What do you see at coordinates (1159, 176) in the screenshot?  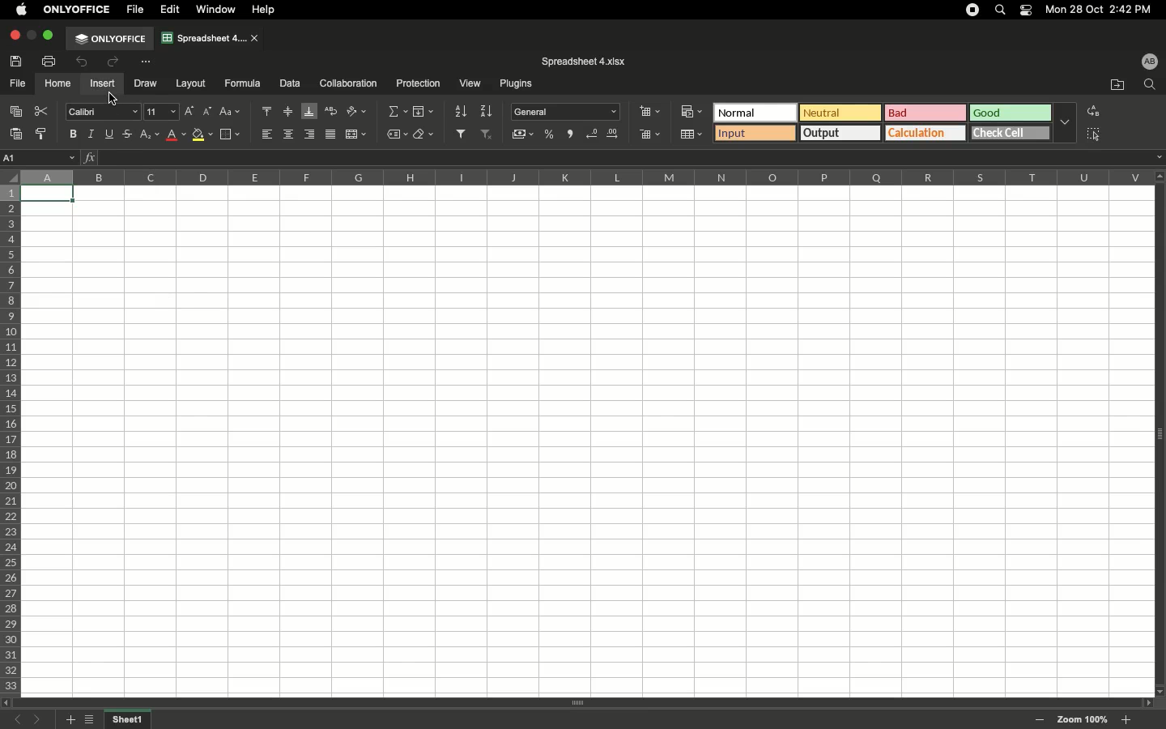 I see `scroll up` at bounding box center [1159, 176].